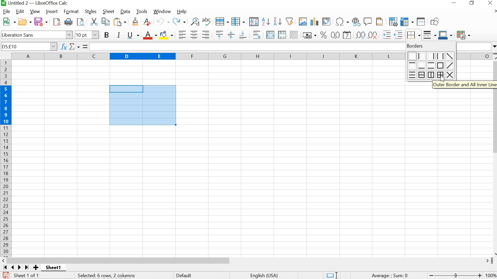  Describe the element at coordinates (35, 268) in the screenshot. I see `add sheeT` at that location.